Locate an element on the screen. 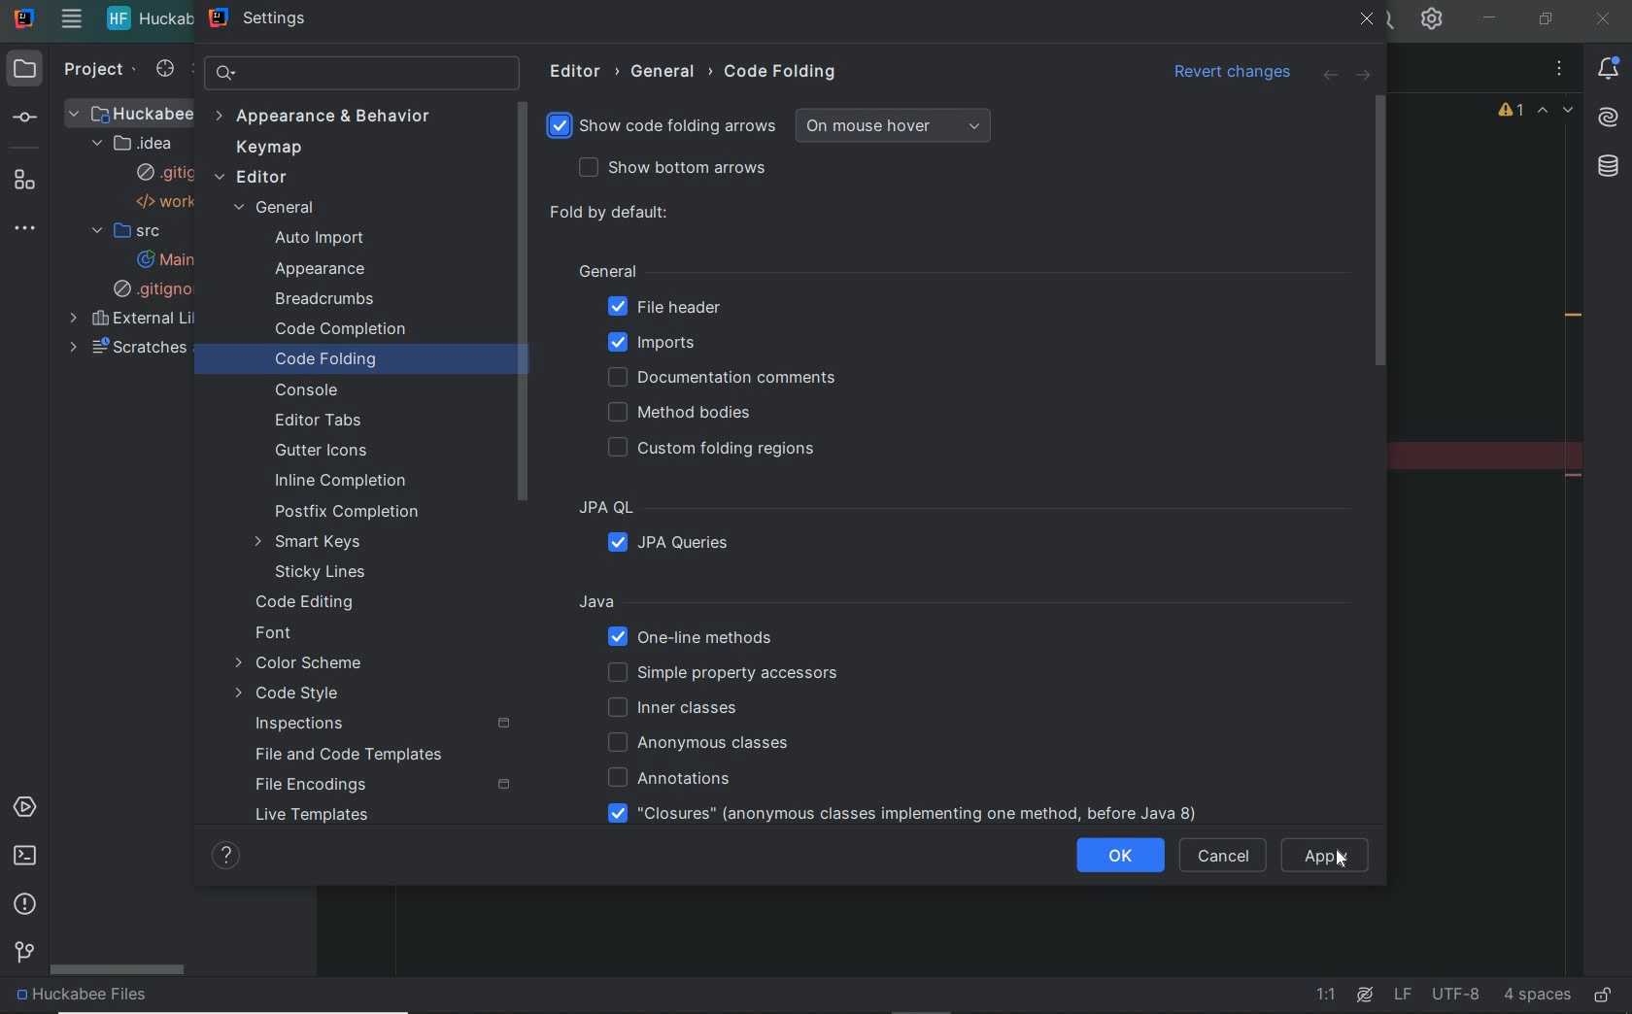  keymap is located at coordinates (269, 150).